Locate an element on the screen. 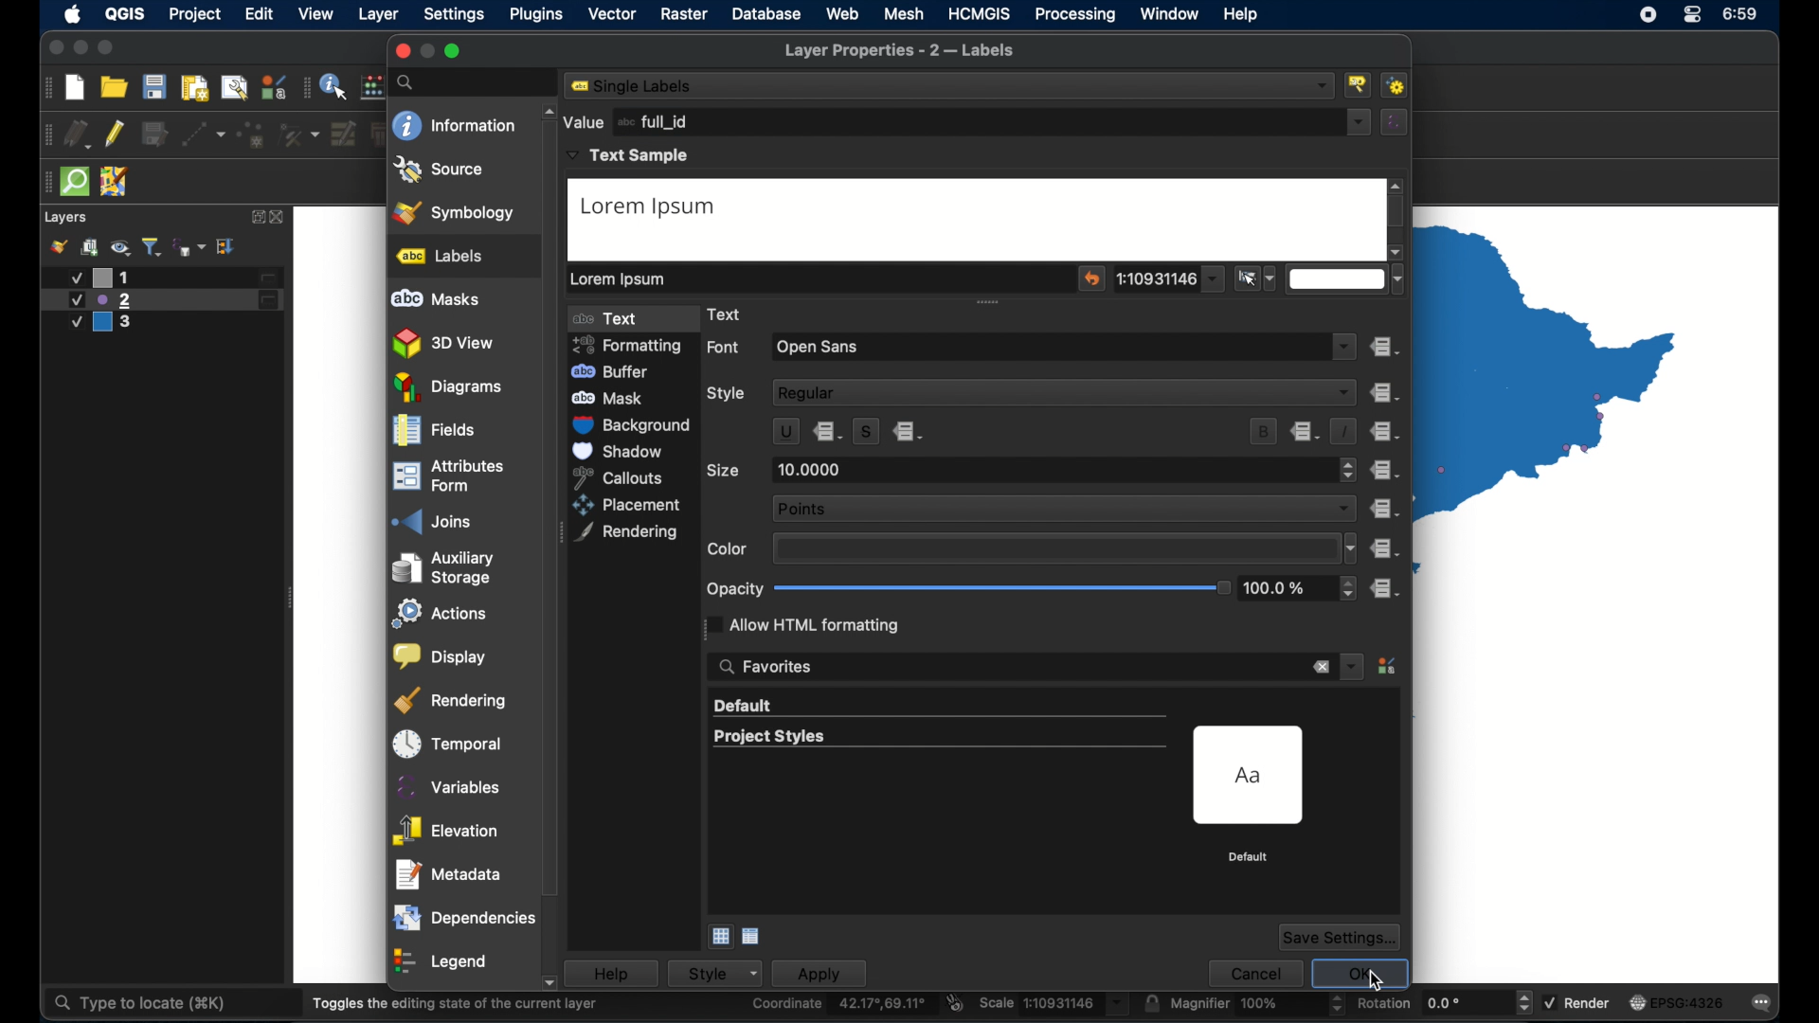 This screenshot has width=1819, height=1023. open field calculator is located at coordinates (374, 86).